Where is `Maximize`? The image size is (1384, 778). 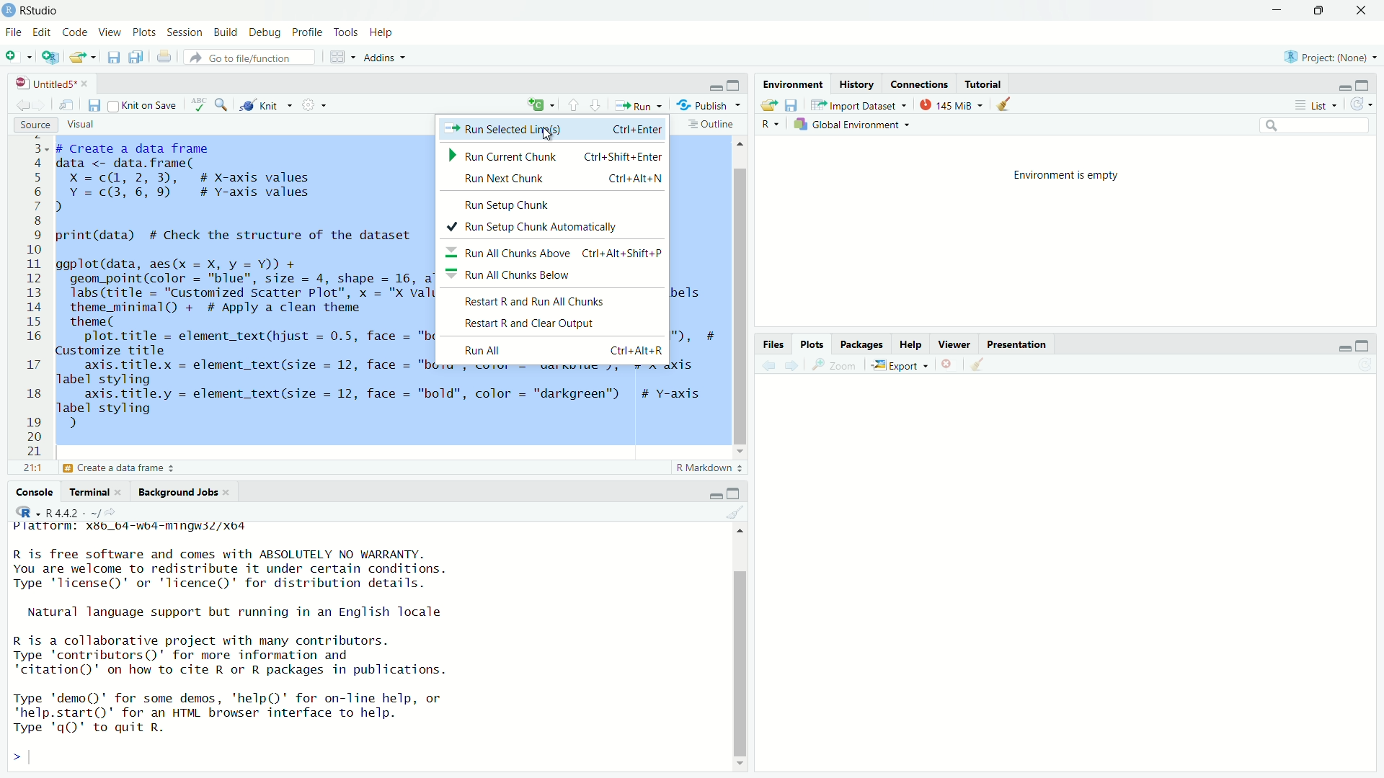
Maximize is located at coordinates (1321, 9).